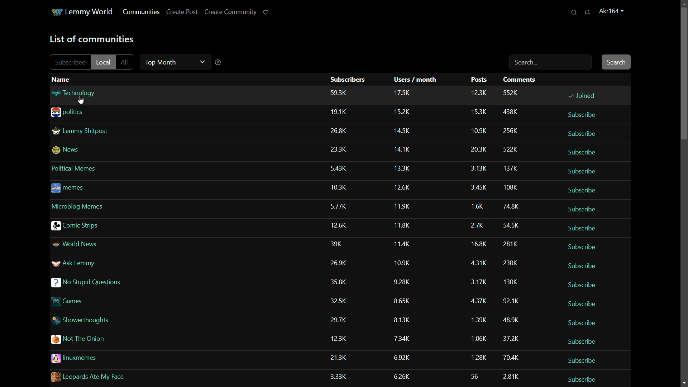 This screenshot has height=387, width=688. What do you see at coordinates (573, 13) in the screenshot?
I see `search` at bounding box center [573, 13].